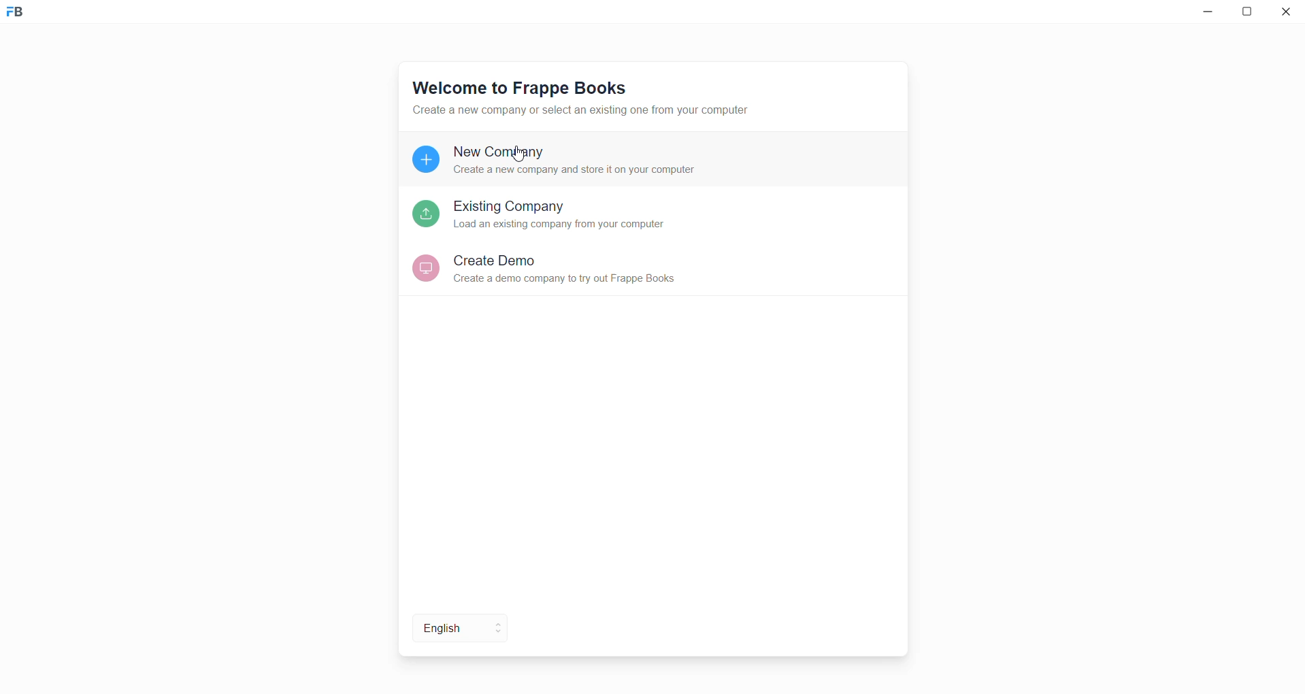 The image size is (1305, 694). Describe the element at coordinates (1287, 14) in the screenshot. I see `close` at that location.